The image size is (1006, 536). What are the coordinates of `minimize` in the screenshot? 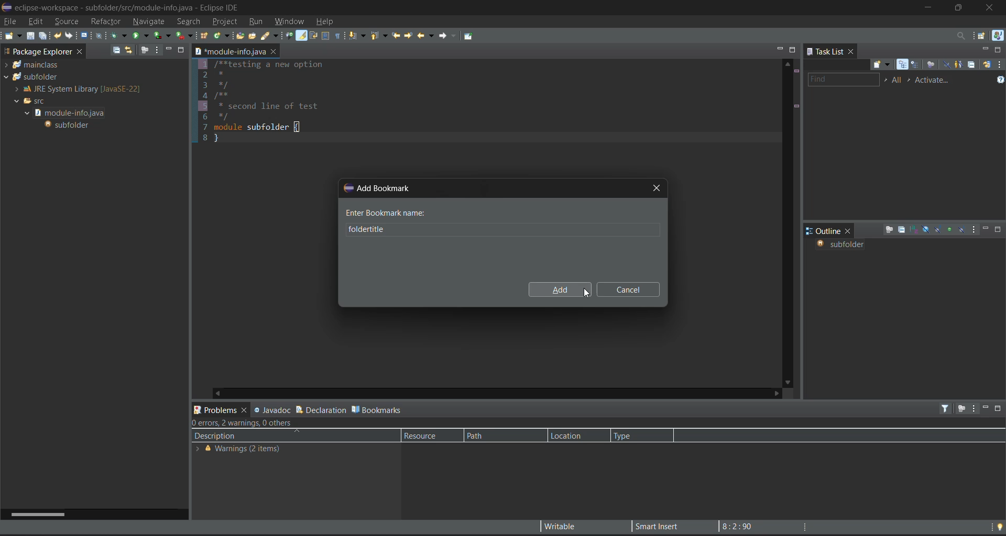 It's located at (779, 48).